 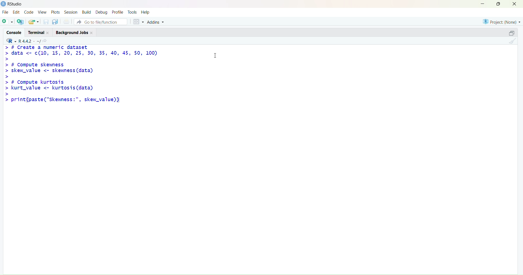 I want to click on R.4.4.2~/, so click(x=29, y=41).